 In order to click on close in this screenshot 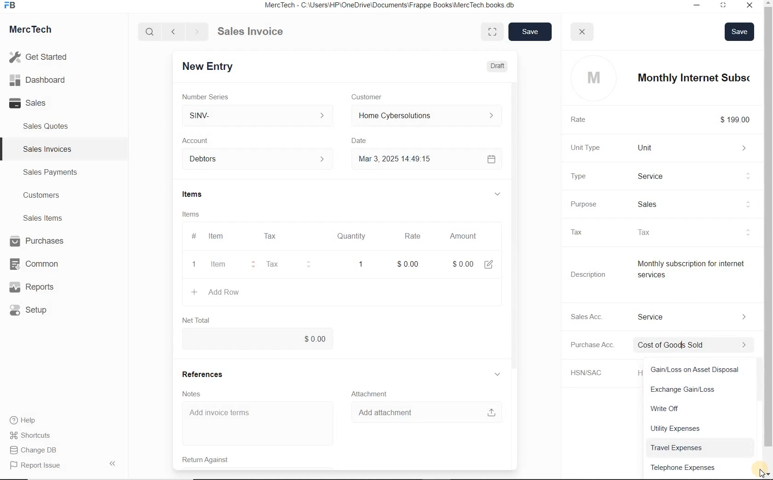, I will do `click(583, 31)`.